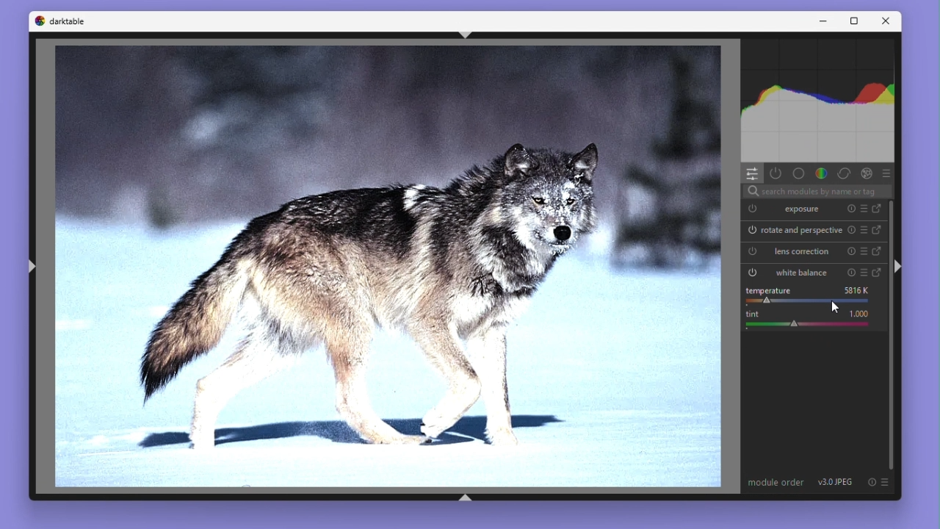 The width and height of the screenshot is (940, 529). Describe the element at coordinates (813, 319) in the screenshot. I see `T i n t` at that location.